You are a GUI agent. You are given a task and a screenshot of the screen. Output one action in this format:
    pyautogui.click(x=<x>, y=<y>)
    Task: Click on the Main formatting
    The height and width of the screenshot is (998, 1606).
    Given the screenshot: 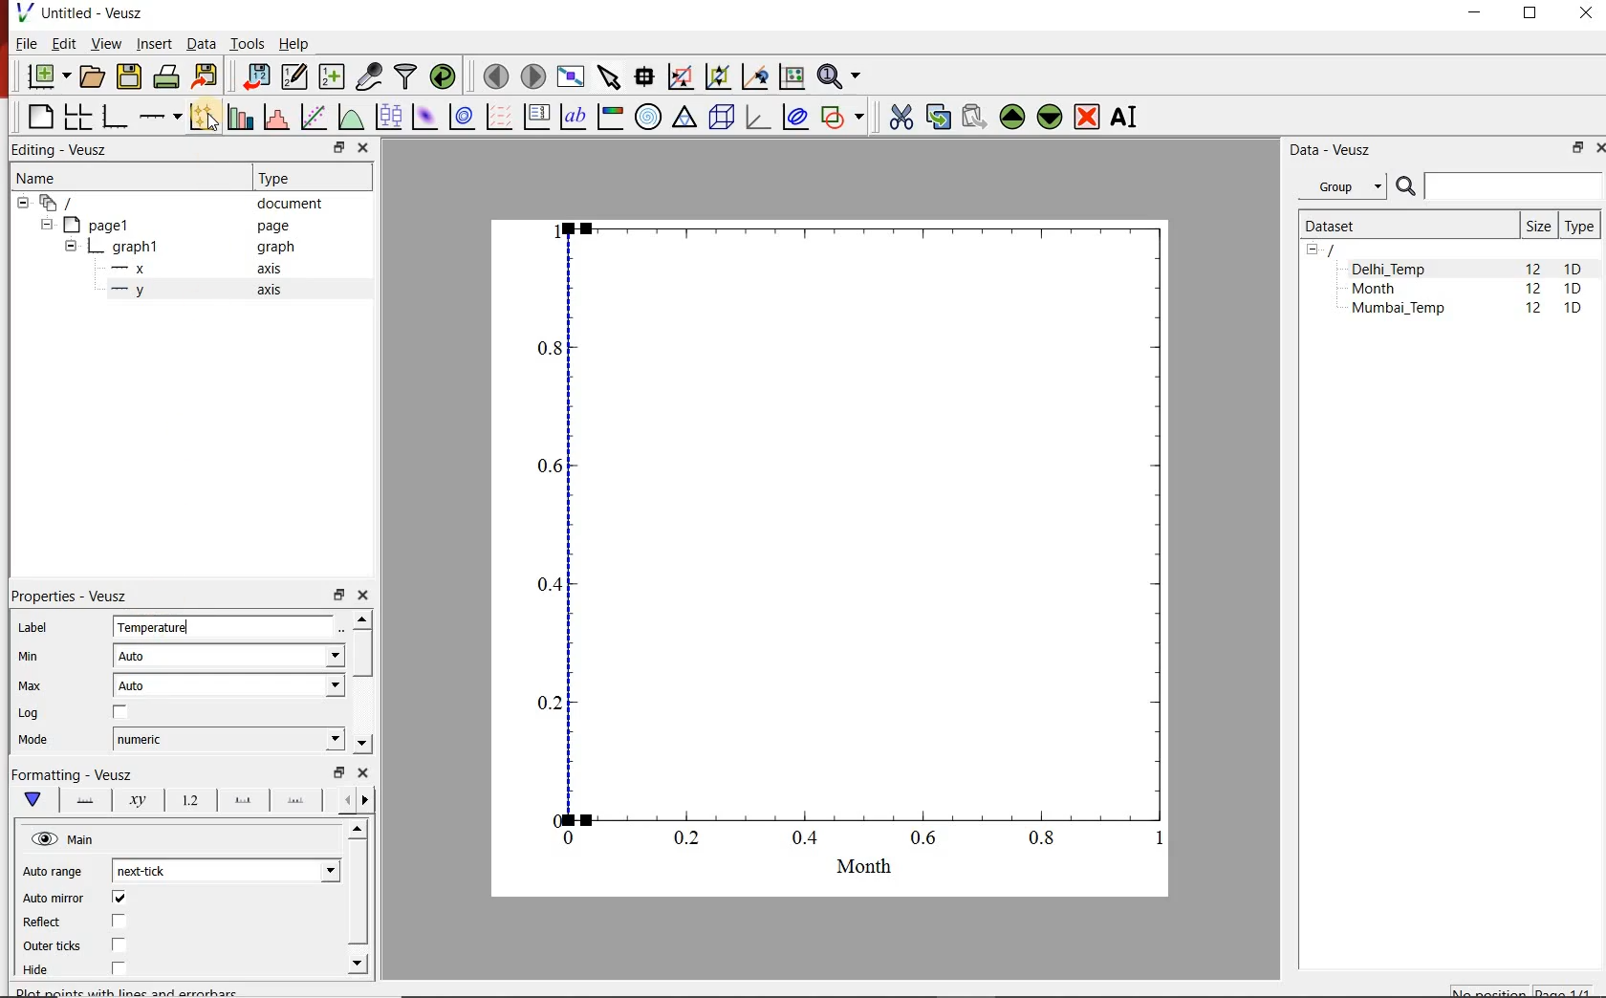 What is the action you would take?
    pyautogui.click(x=30, y=800)
    